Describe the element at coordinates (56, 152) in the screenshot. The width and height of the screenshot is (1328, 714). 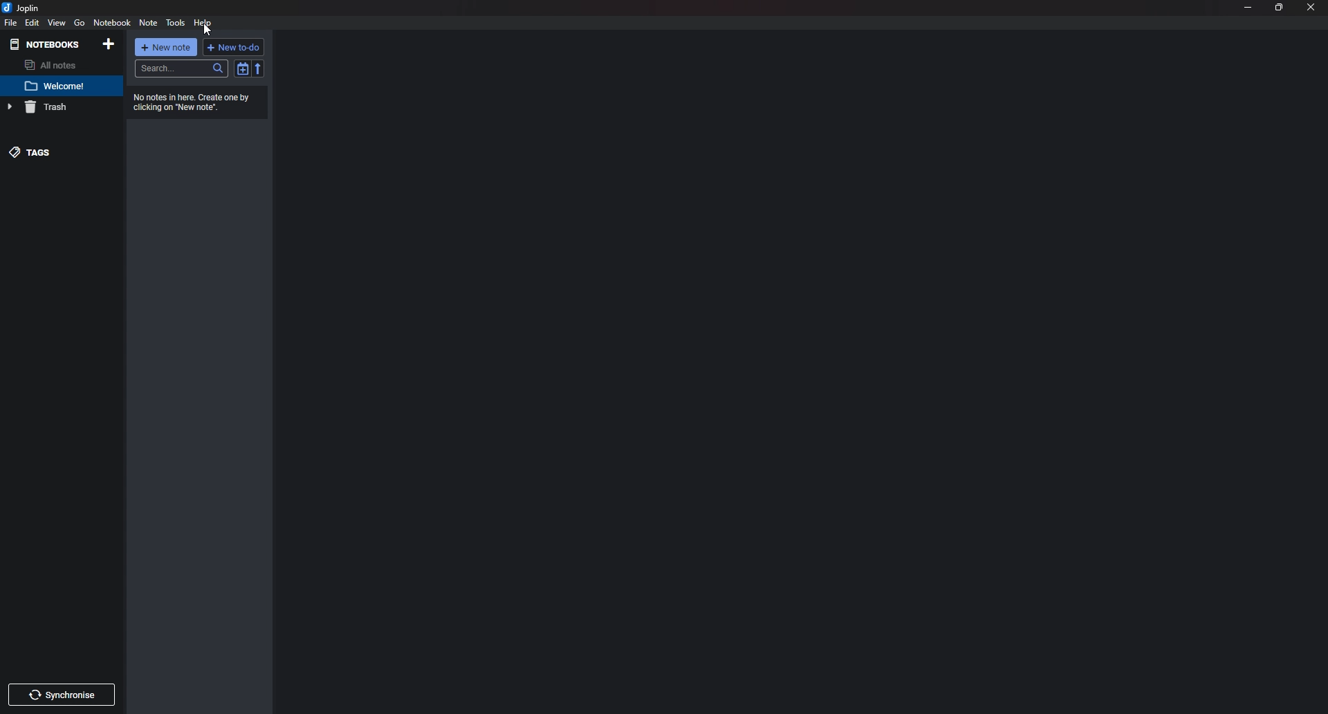
I see `tags` at that location.